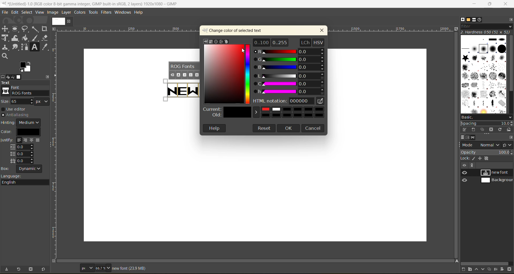 Image resolution: width=514 pixels, height=274 pixels. Describe the element at coordinates (487, 153) in the screenshot. I see `opacity` at that location.